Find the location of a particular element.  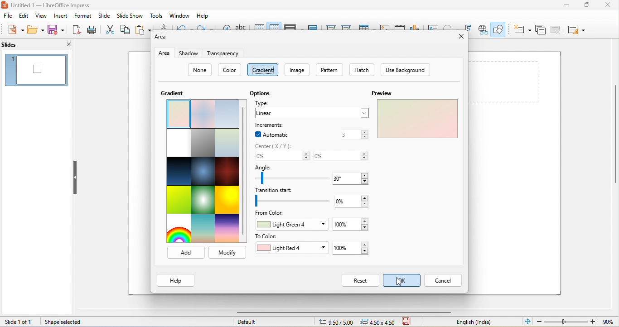

zoom is located at coordinates (577, 321).